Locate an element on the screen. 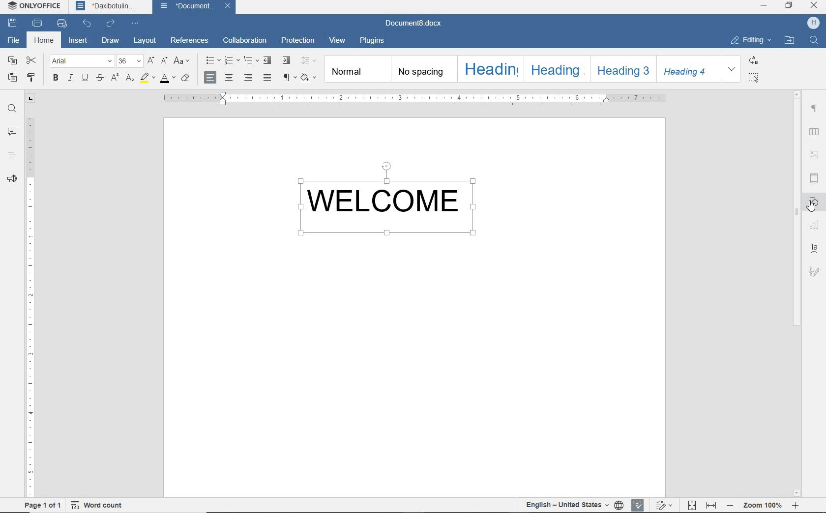 The height and width of the screenshot is (513, 826). IMAGE is located at coordinates (815, 155).